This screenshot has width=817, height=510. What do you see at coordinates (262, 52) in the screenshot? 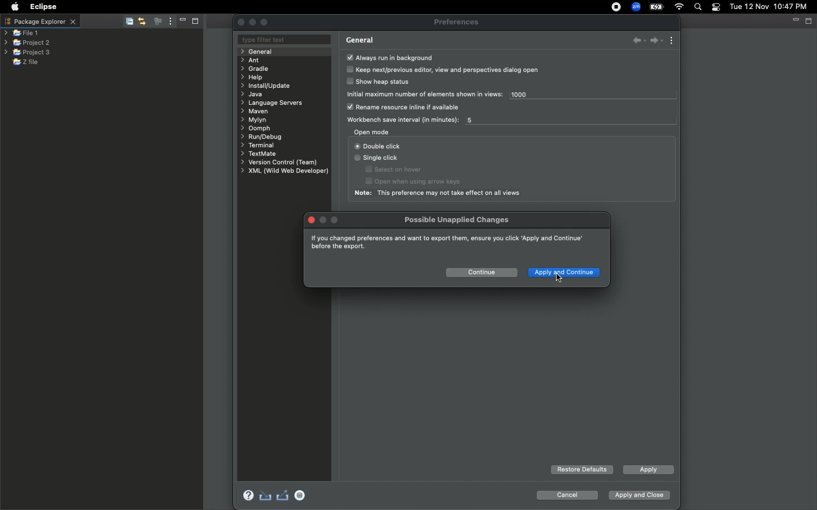
I see `General` at bounding box center [262, 52].